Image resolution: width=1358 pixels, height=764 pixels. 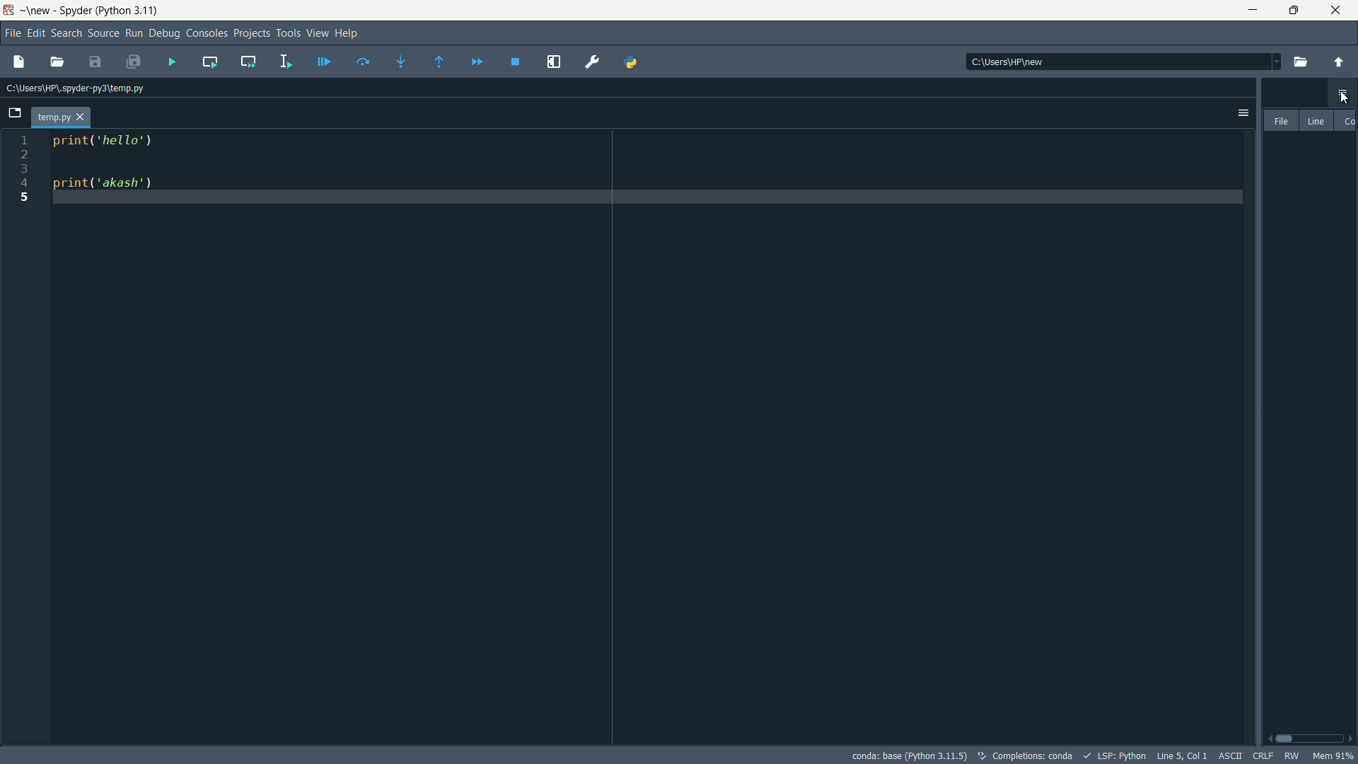 What do you see at coordinates (400, 62) in the screenshot?
I see `step into function` at bounding box center [400, 62].